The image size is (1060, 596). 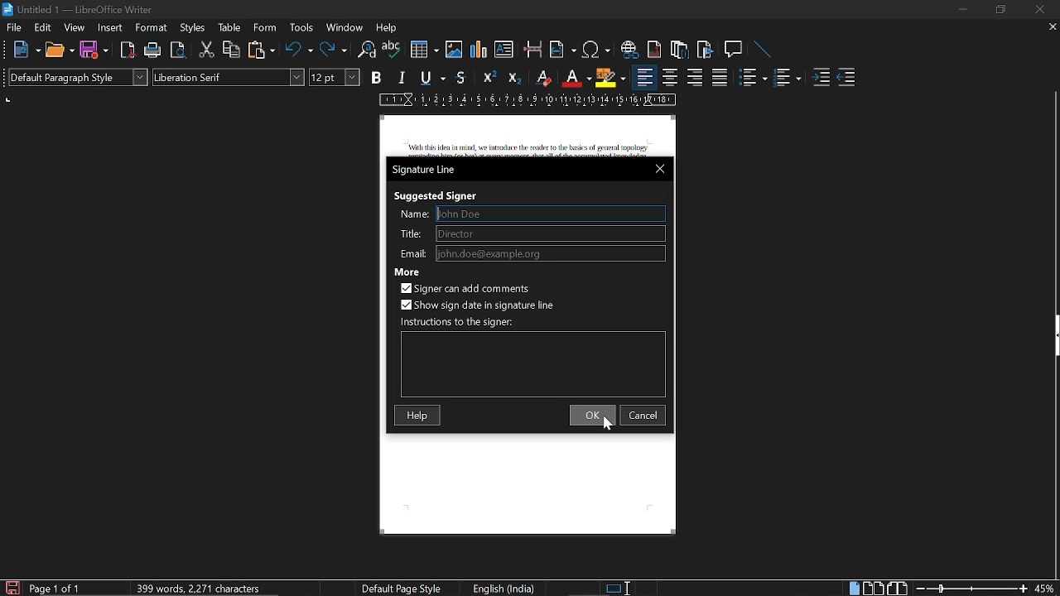 I want to click on format, so click(x=152, y=28).